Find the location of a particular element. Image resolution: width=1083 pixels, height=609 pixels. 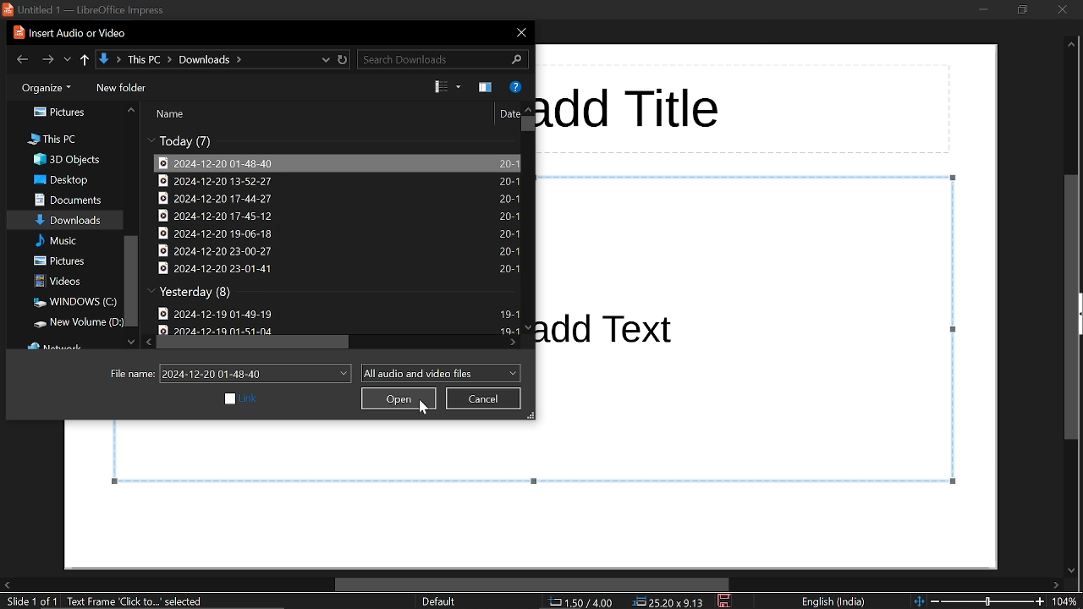

text fame "click to" selected is located at coordinates (137, 602).